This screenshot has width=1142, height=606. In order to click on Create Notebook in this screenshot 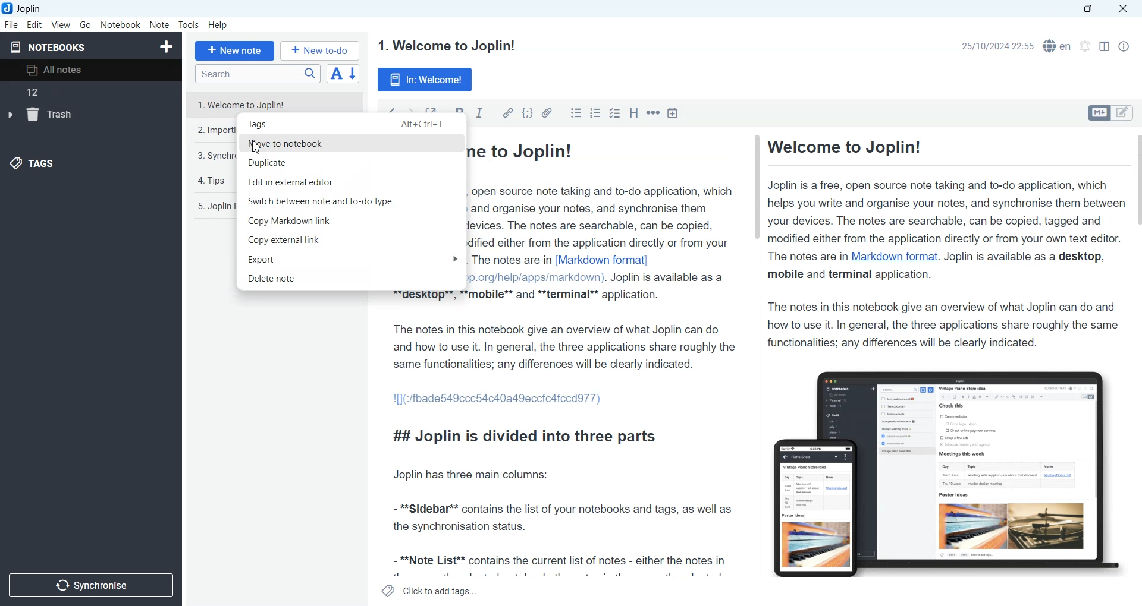, I will do `click(167, 45)`.